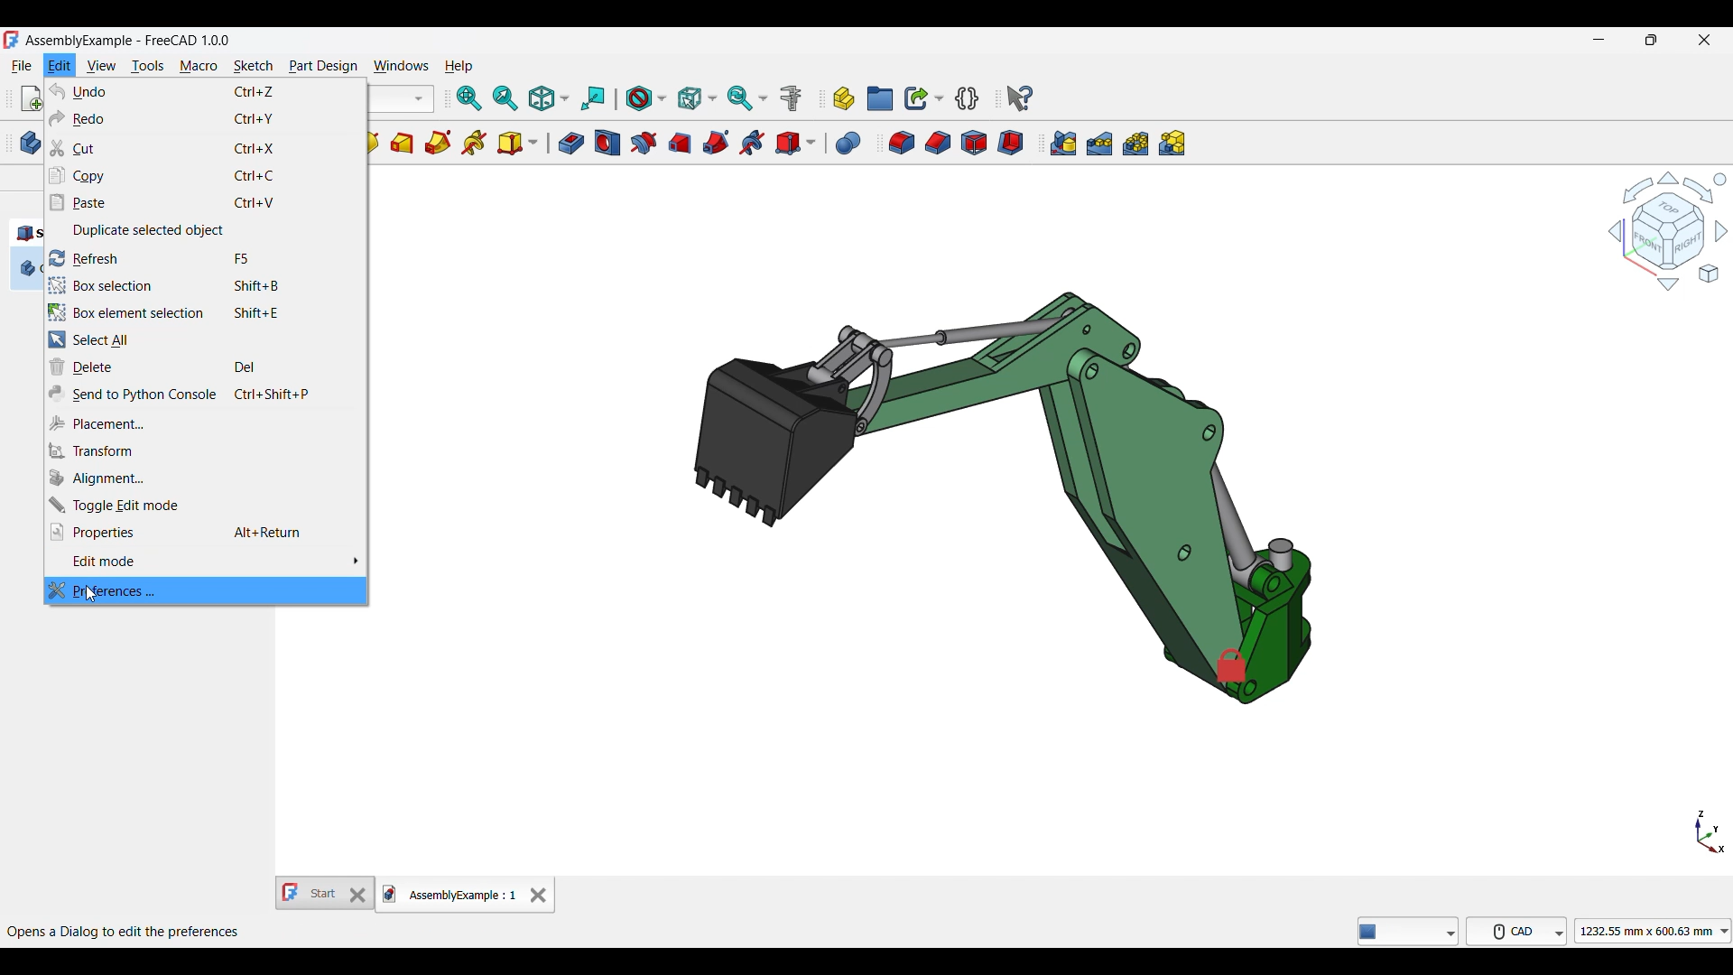 Image resolution: width=1733 pixels, height=975 pixels. What do you see at coordinates (538, 895) in the screenshot?
I see `Close tab` at bounding box center [538, 895].